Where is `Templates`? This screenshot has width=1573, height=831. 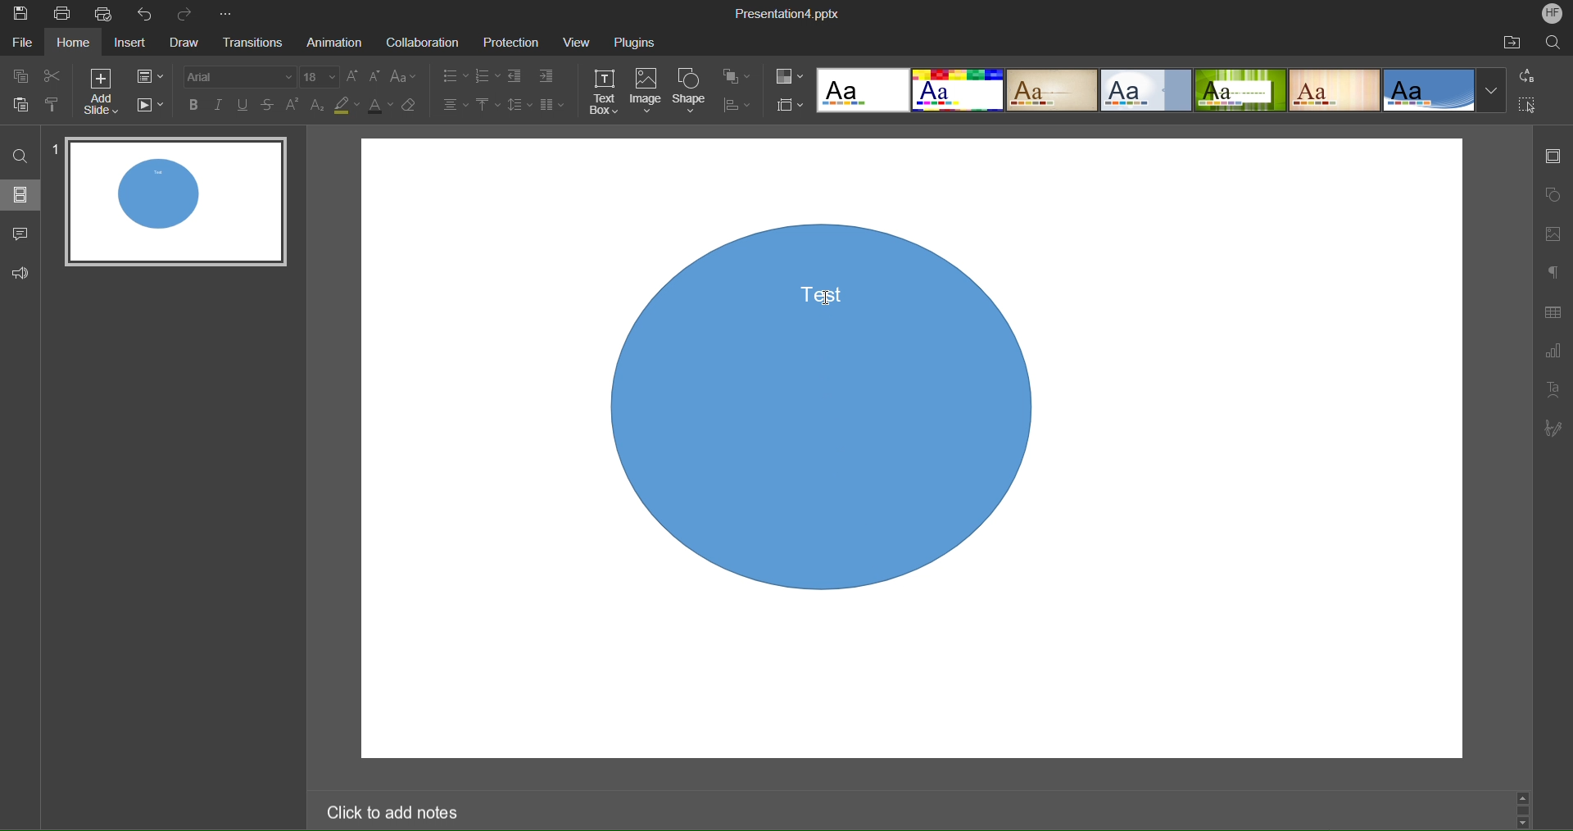
Templates is located at coordinates (1158, 90).